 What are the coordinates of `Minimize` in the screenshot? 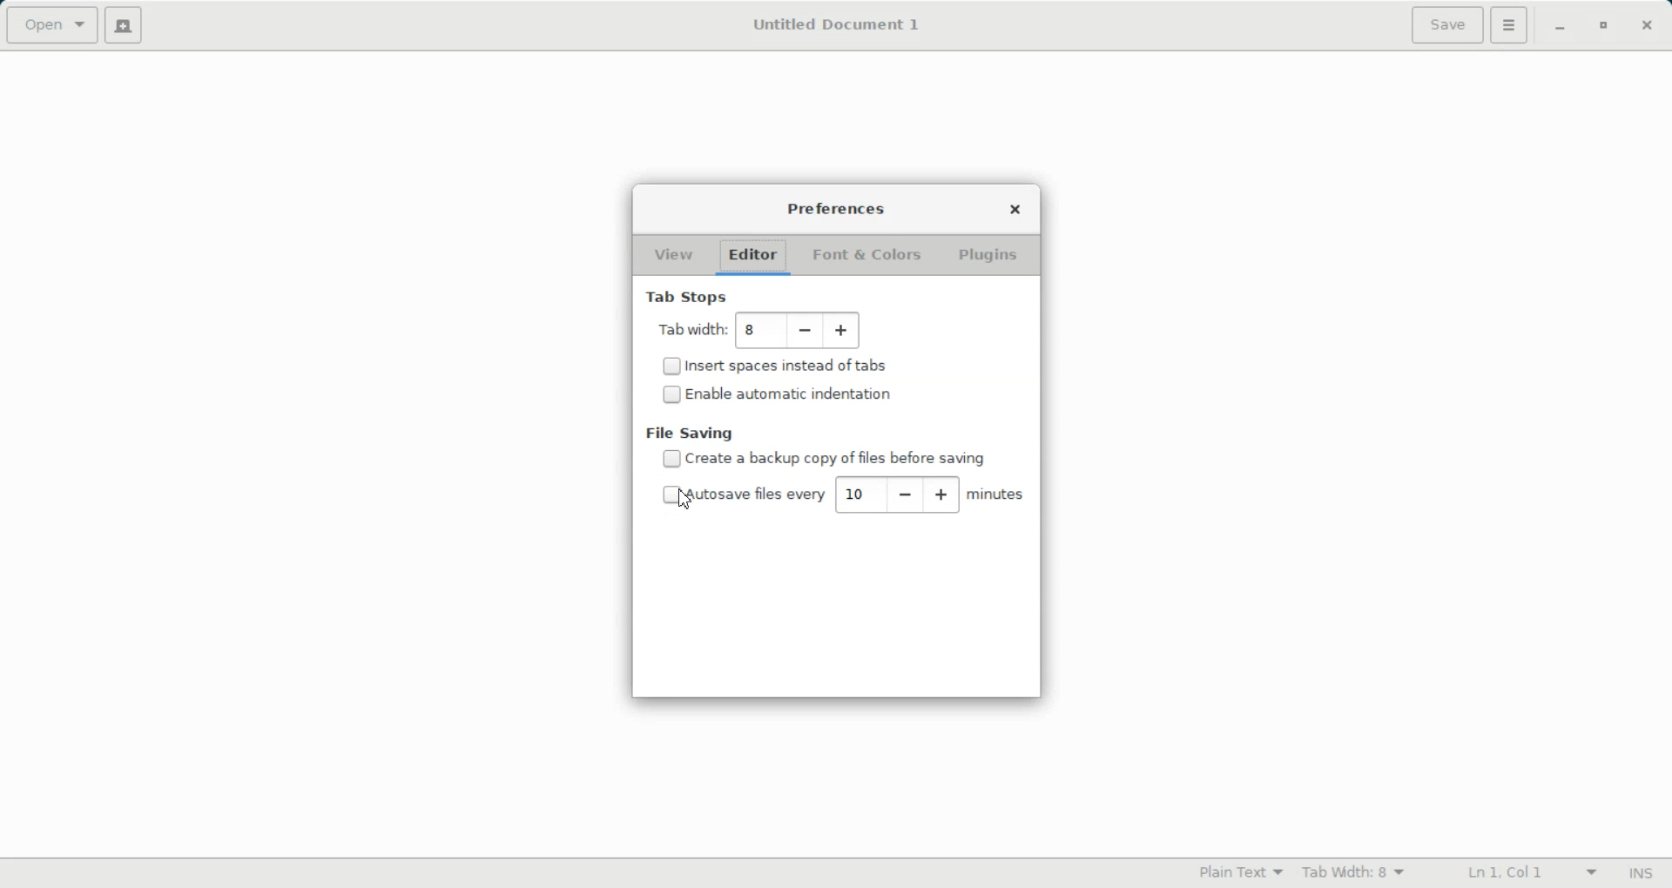 It's located at (1560, 27).